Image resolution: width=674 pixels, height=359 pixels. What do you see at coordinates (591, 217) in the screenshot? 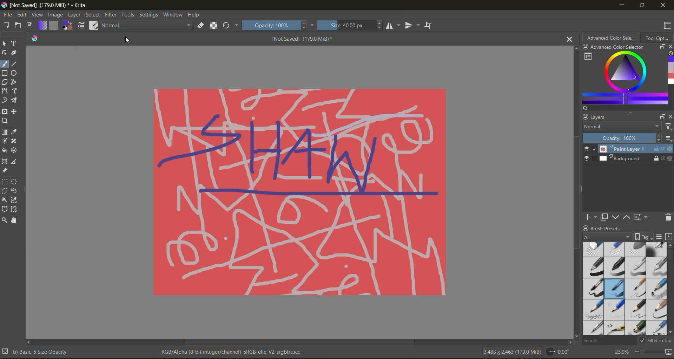
I see `add` at bounding box center [591, 217].